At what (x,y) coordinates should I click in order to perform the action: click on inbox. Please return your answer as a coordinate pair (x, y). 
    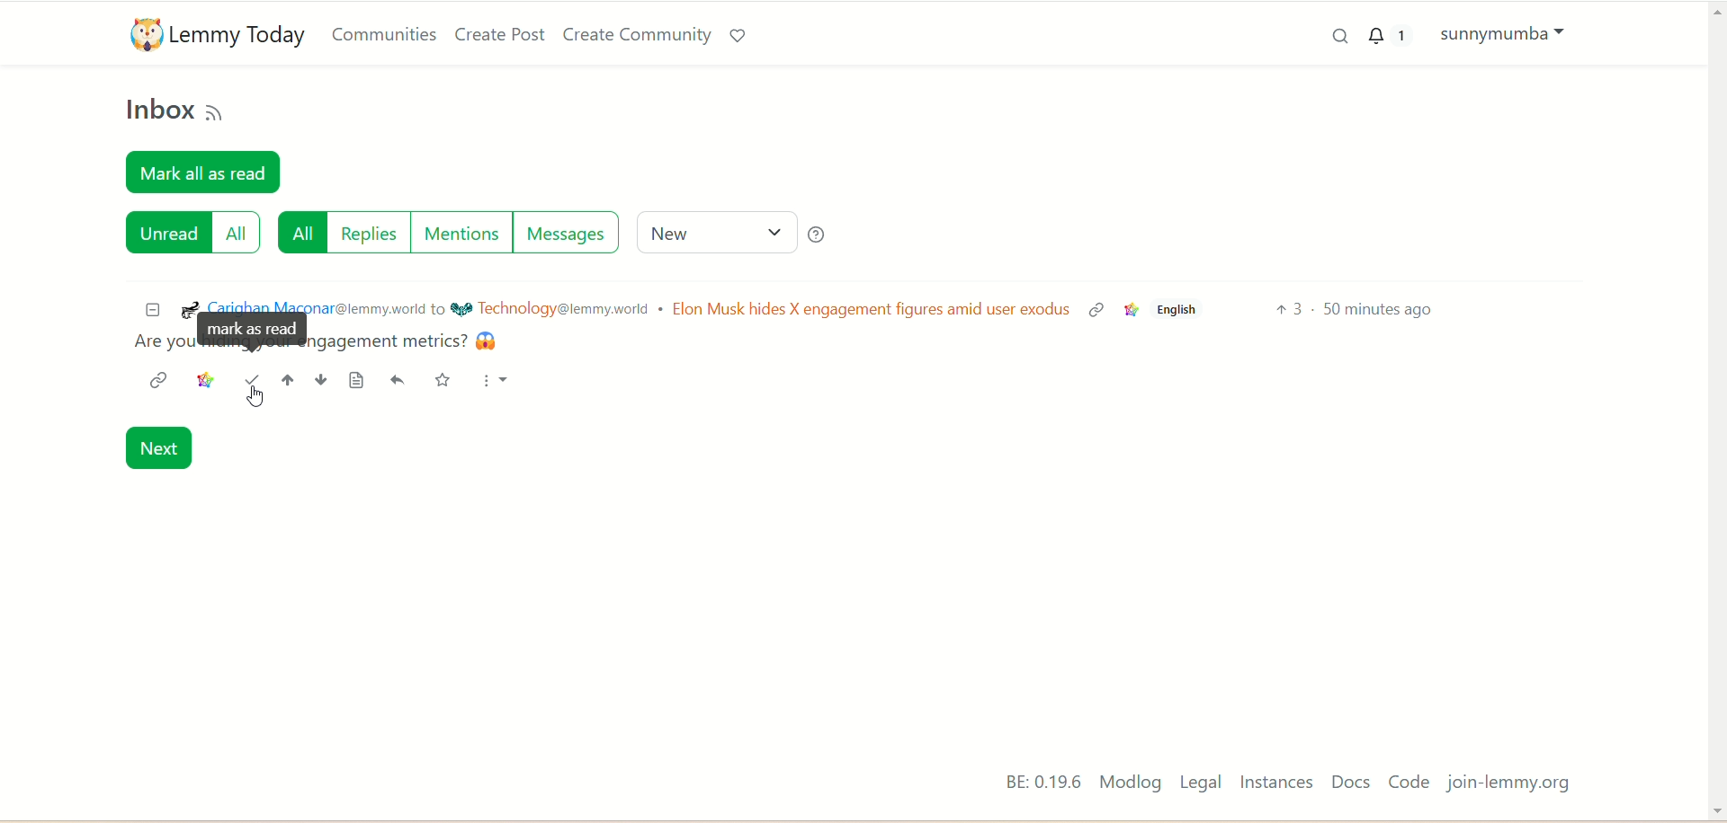
    Looking at the image, I should click on (156, 113).